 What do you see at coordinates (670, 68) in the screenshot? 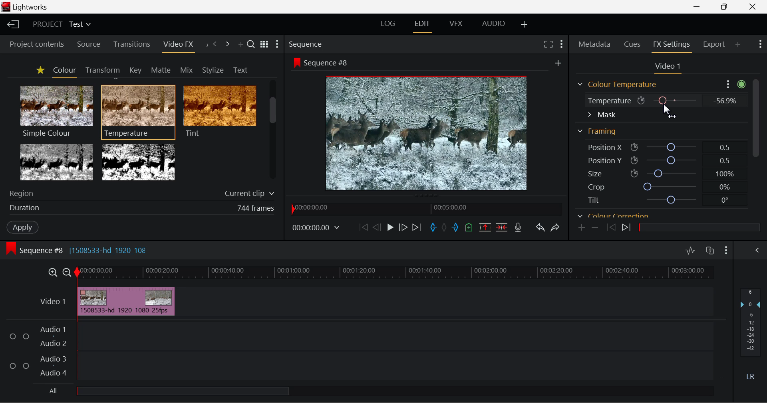
I see `Video Settings` at bounding box center [670, 68].